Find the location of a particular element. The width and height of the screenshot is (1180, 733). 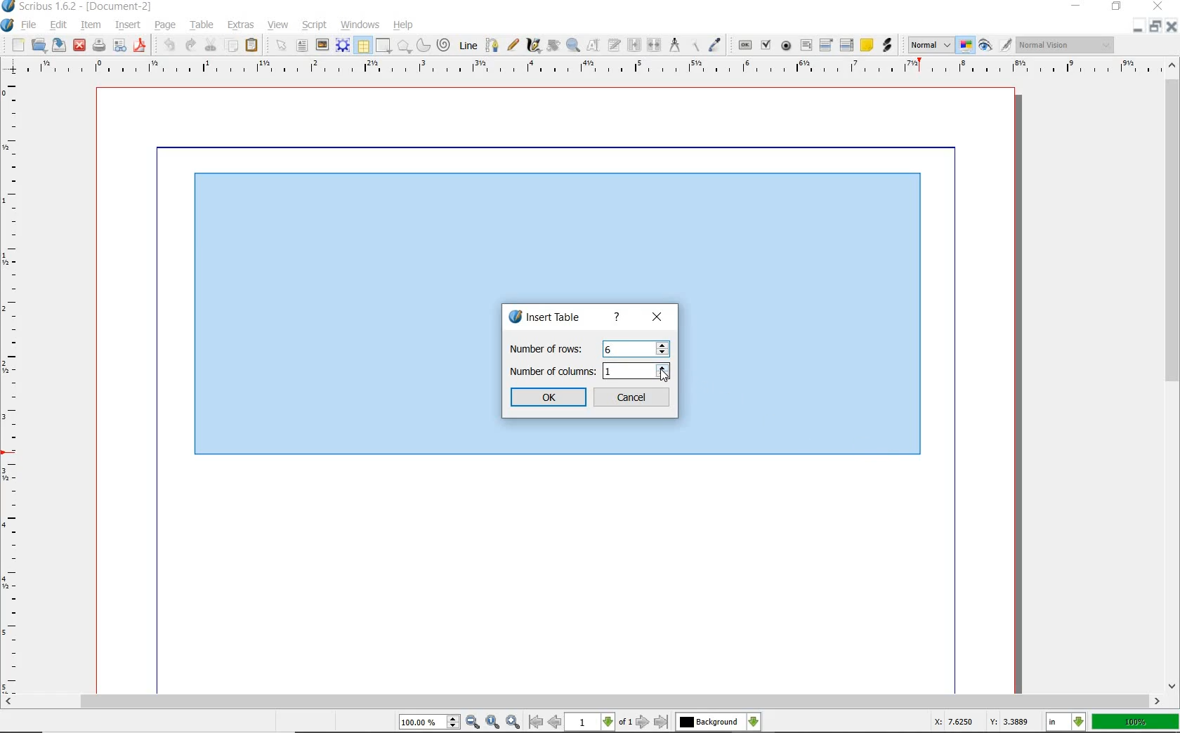

system logo is located at coordinates (9, 24).